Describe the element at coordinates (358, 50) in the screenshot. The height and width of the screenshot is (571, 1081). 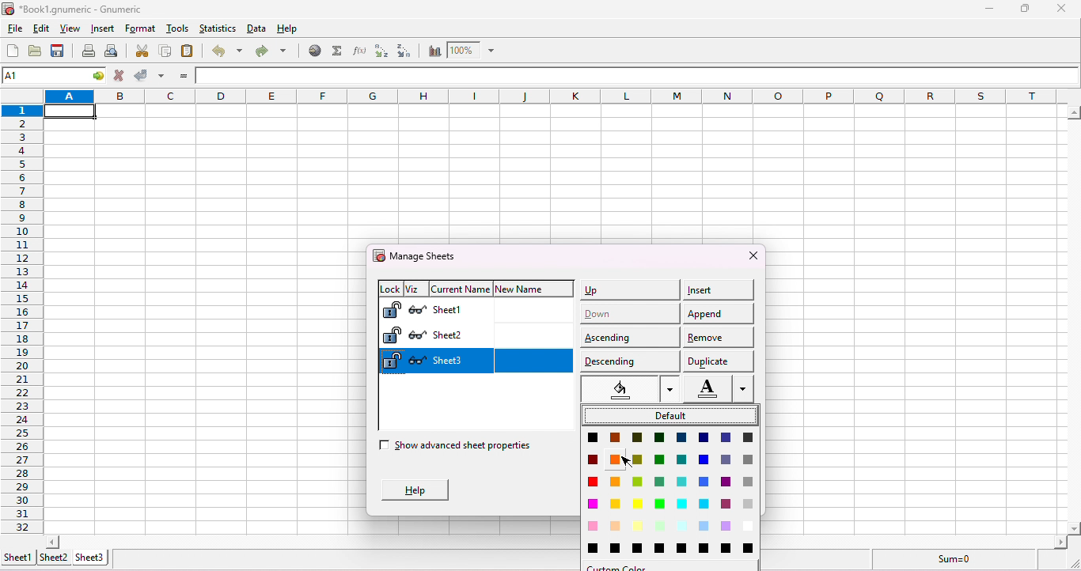
I see `edit a function in the current cell` at that location.